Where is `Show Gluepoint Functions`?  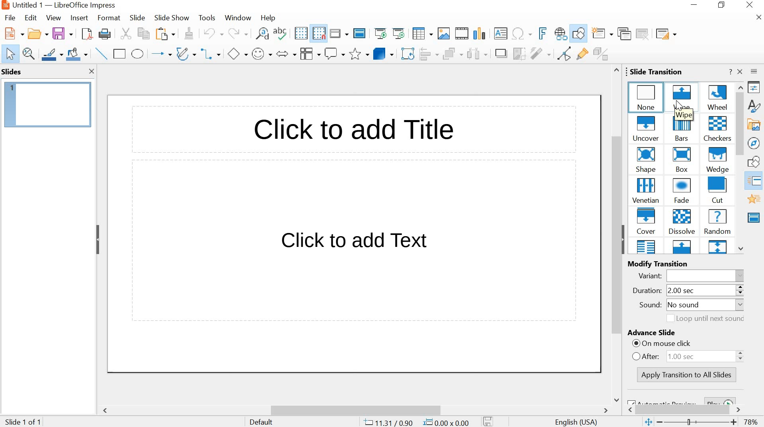
Show Gluepoint Functions is located at coordinates (583, 54).